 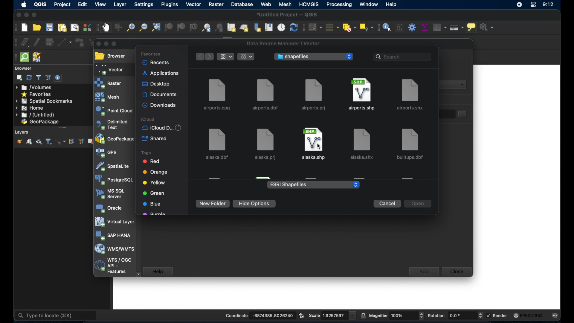 What do you see at coordinates (387, 27) in the screenshot?
I see `identify feature` at bounding box center [387, 27].